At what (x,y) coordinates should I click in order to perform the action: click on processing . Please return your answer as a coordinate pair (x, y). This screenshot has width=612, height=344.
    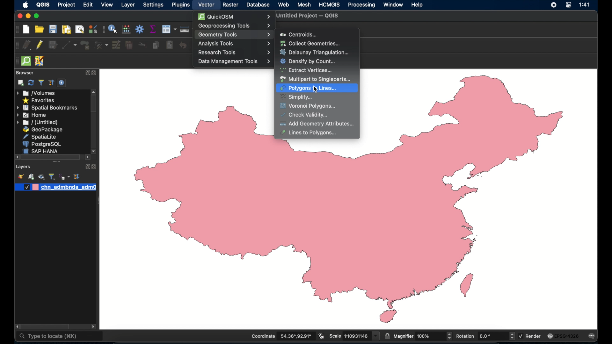
    Looking at the image, I should click on (362, 5).